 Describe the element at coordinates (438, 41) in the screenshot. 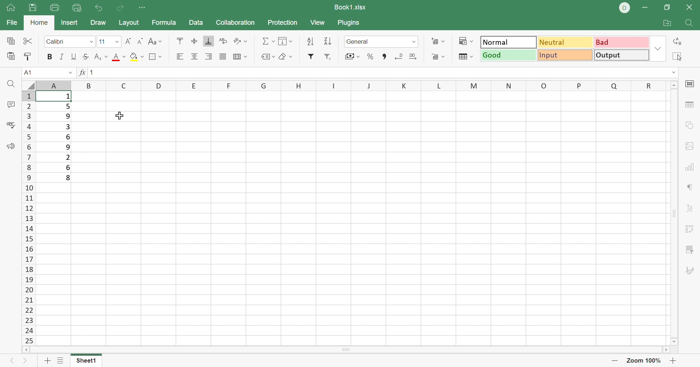

I see `Insert ` at that location.